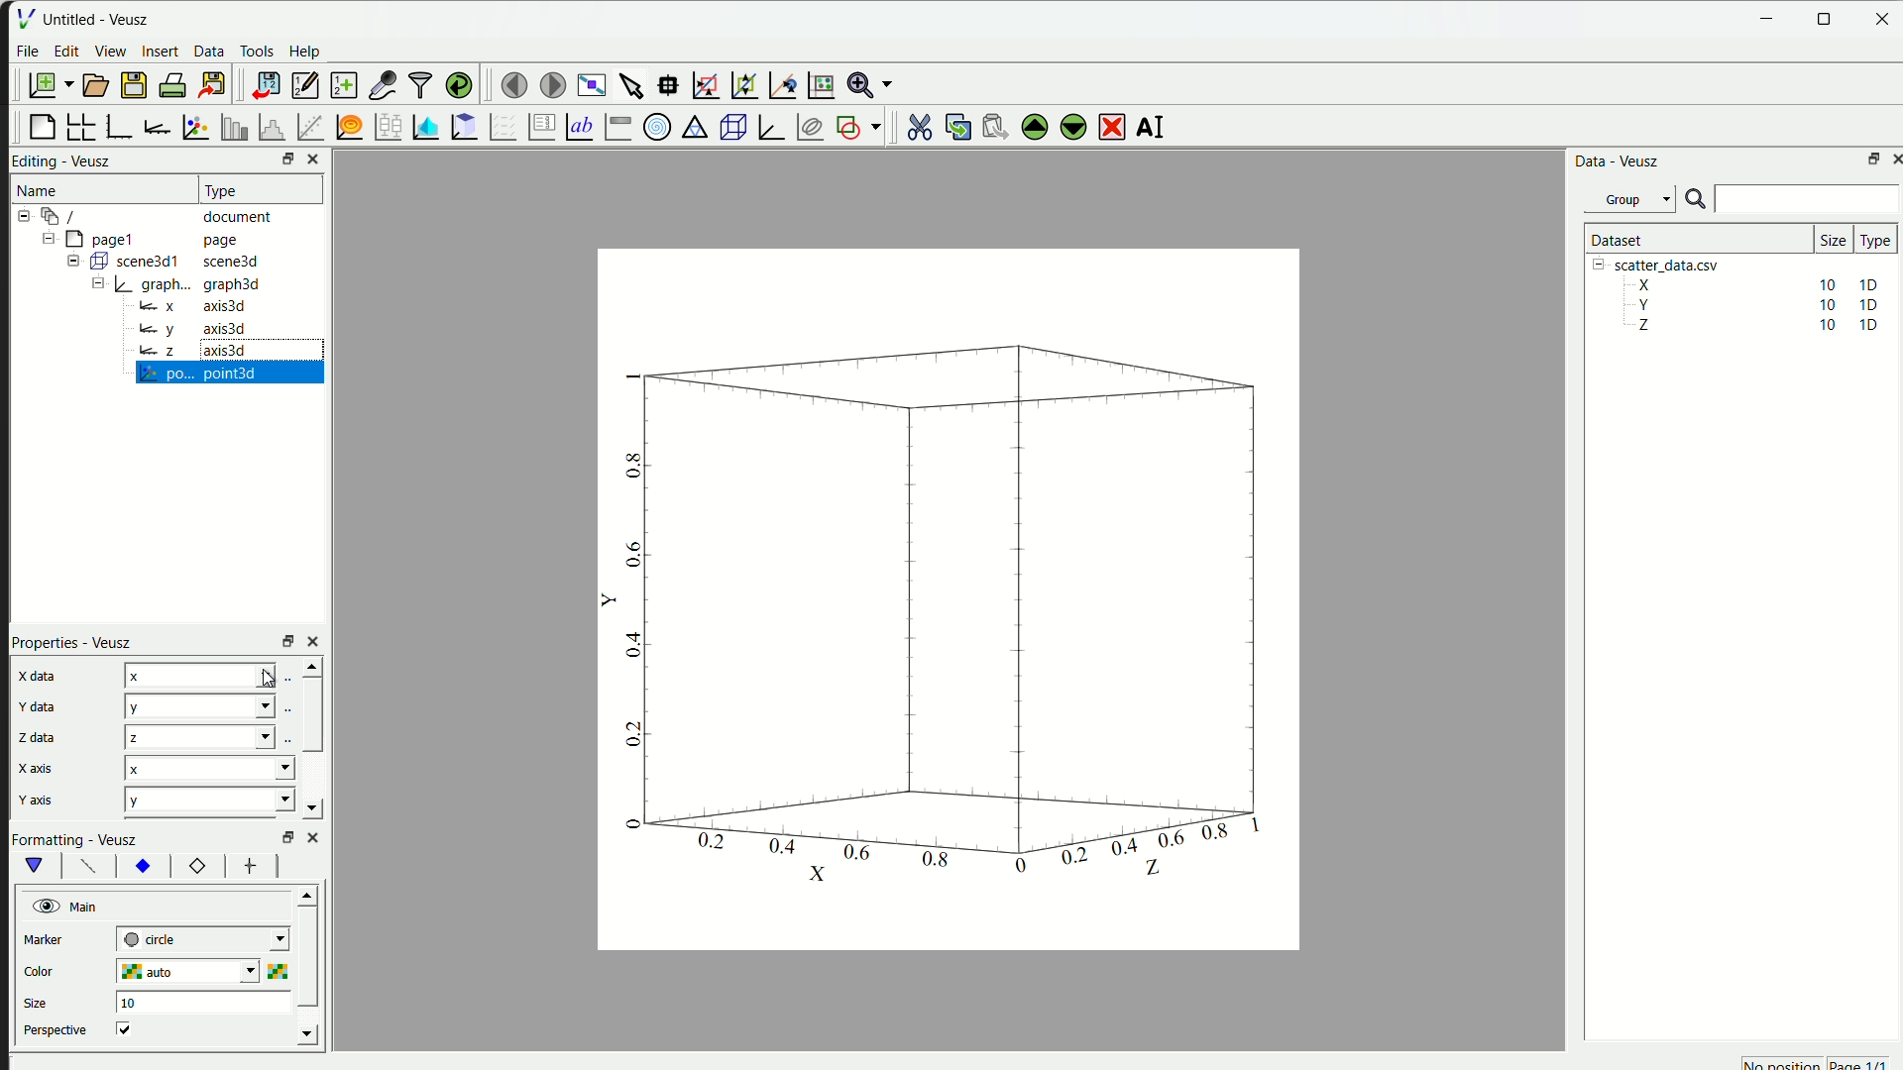 This screenshot has width=1903, height=1070. Describe the element at coordinates (767, 126) in the screenshot. I see `3D Graph` at that location.